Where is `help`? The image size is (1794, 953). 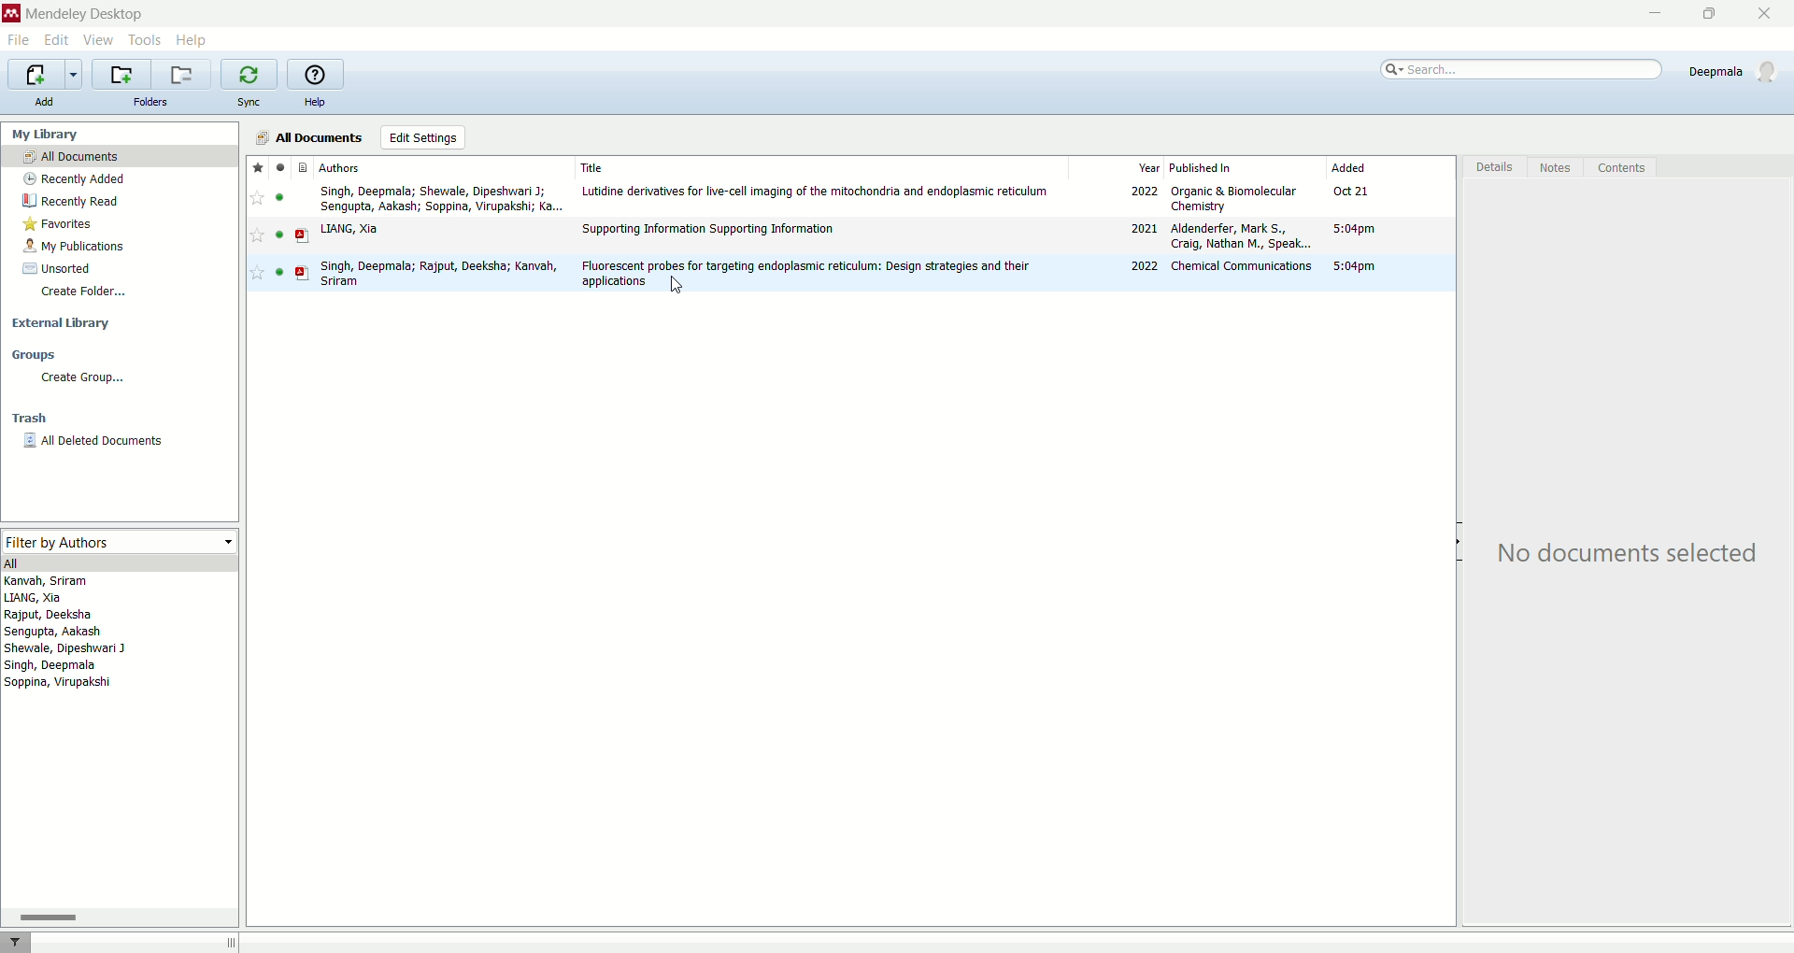
help is located at coordinates (315, 104).